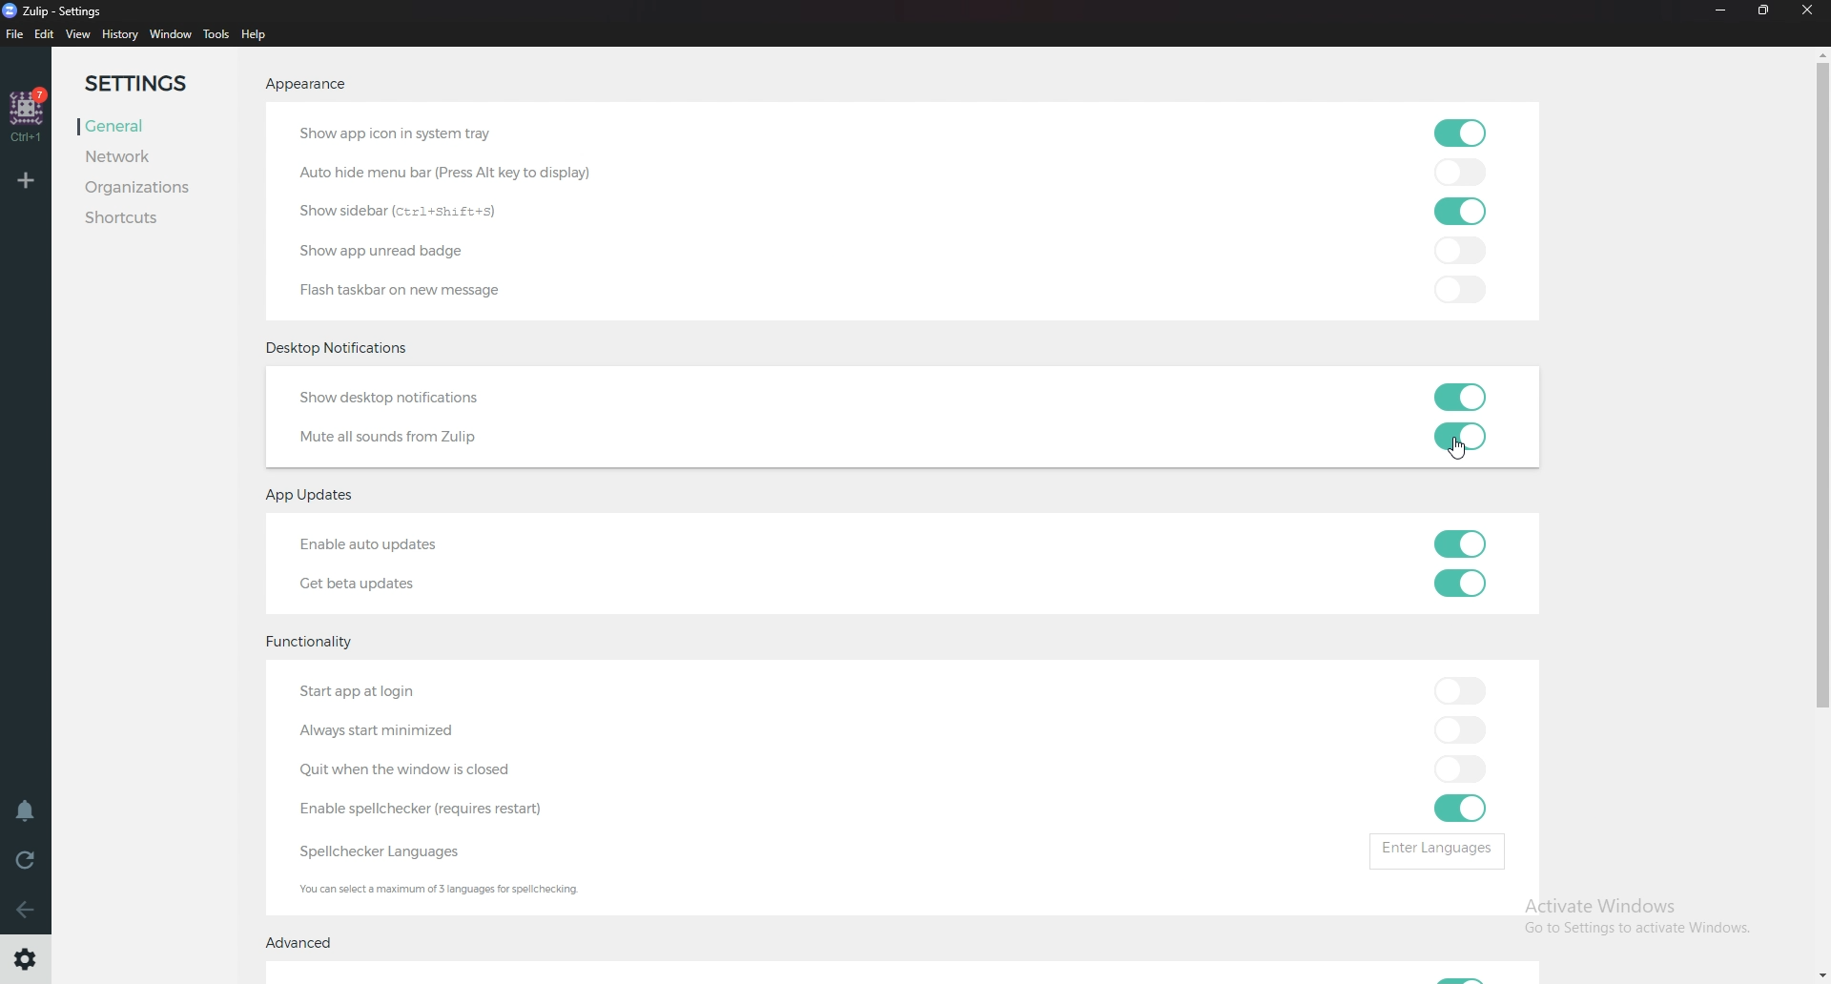 The width and height of the screenshot is (1831, 984). What do you see at coordinates (454, 806) in the screenshot?
I see `Enable Spell Checker` at bounding box center [454, 806].